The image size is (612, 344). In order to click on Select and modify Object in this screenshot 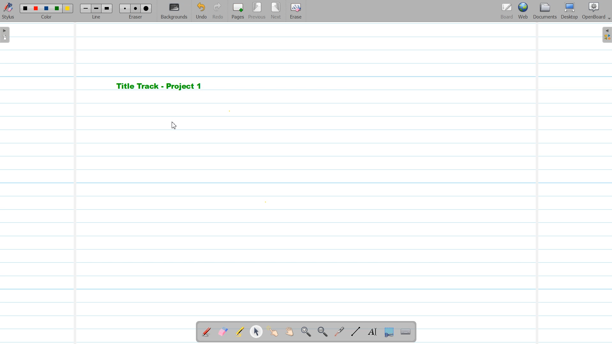, I will do `click(256, 332)`.